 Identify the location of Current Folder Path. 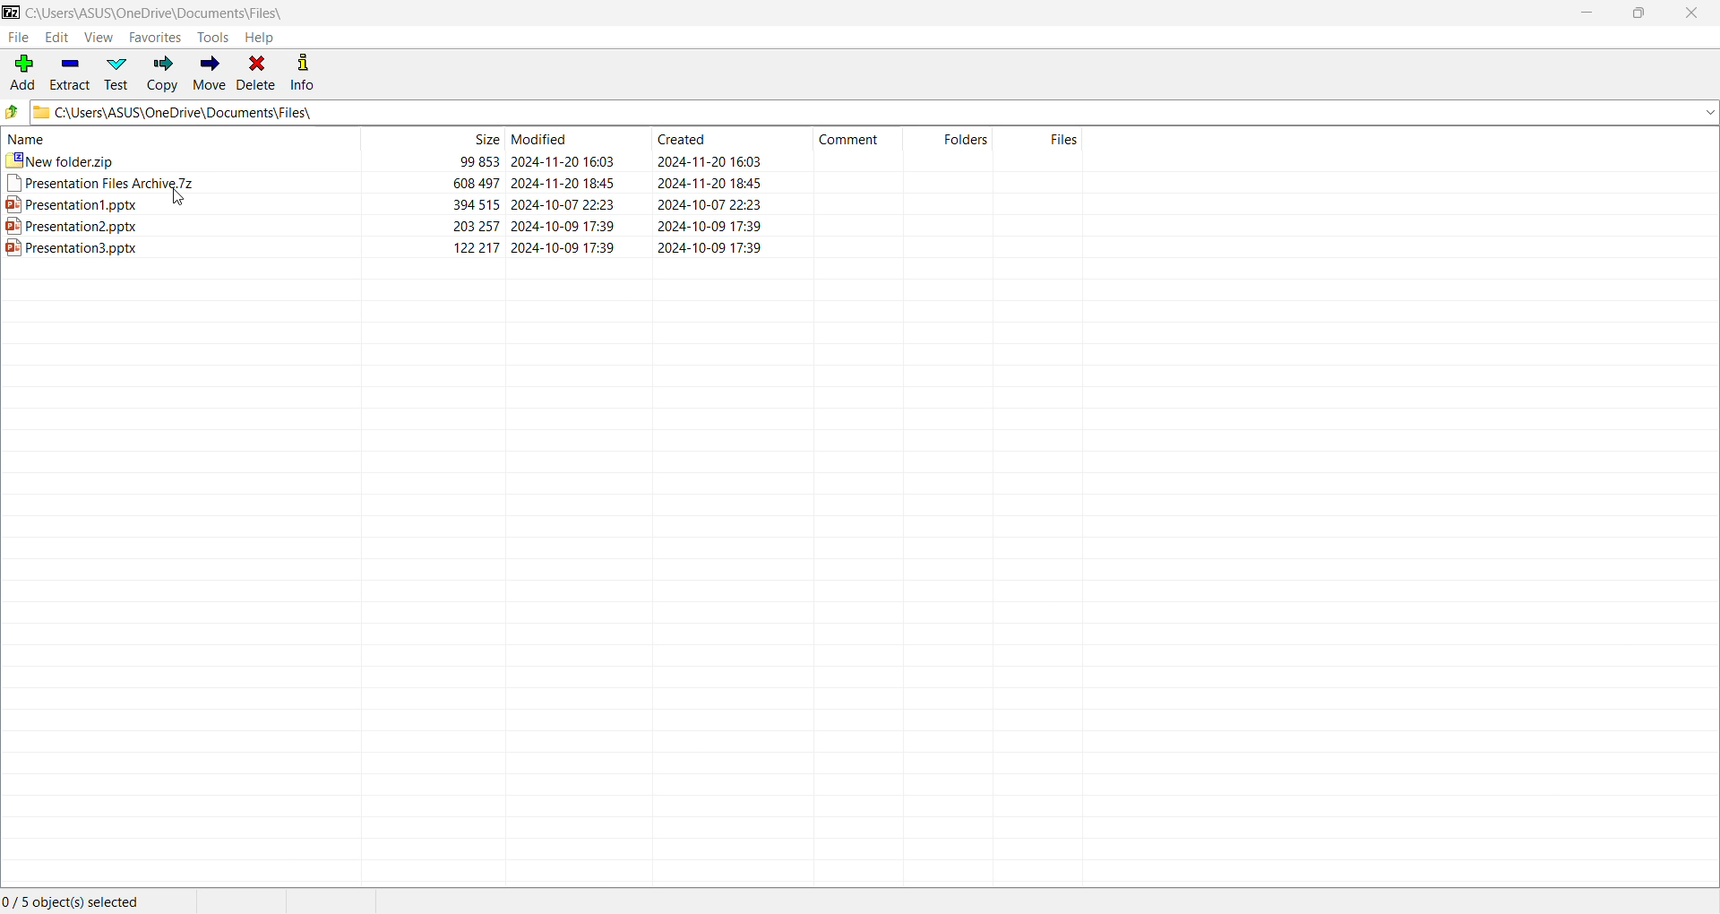
(159, 12).